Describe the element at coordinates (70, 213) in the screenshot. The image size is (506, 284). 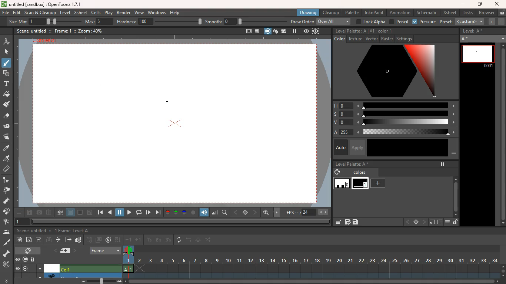
I see `layer` at that location.